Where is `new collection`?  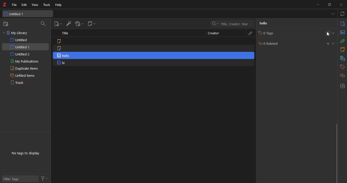 new collection is located at coordinates (6, 24).